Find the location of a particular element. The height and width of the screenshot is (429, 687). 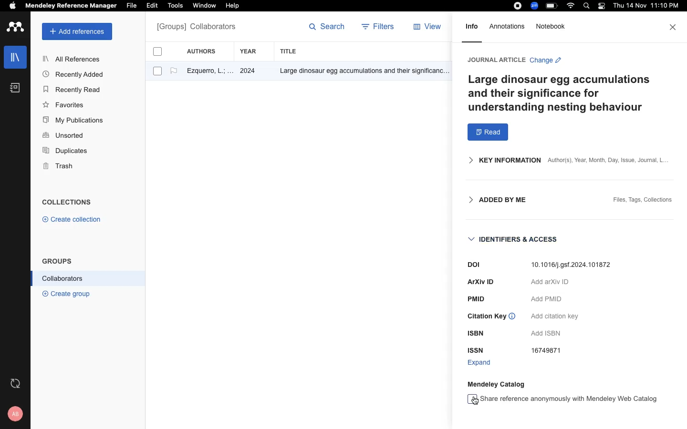

Large dinosaur egg accumulations
and their significance for
understanding nesting behaviour is located at coordinates (562, 93).